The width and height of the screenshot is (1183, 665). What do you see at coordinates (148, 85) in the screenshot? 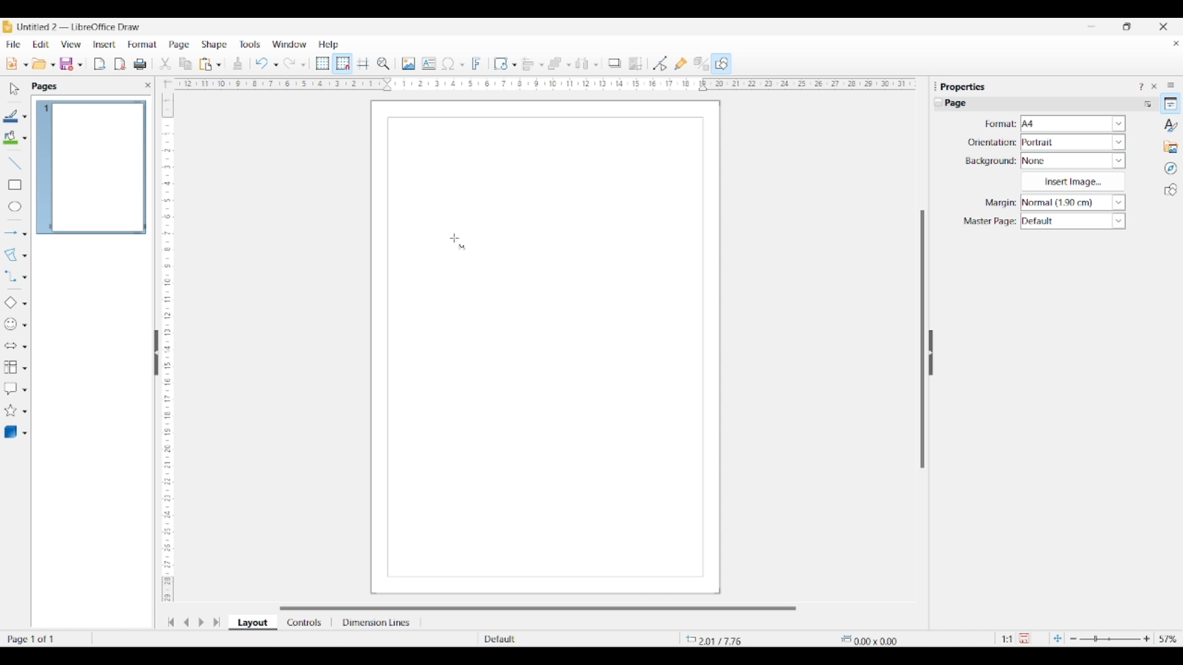
I see `Close left sidebar` at bounding box center [148, 85].